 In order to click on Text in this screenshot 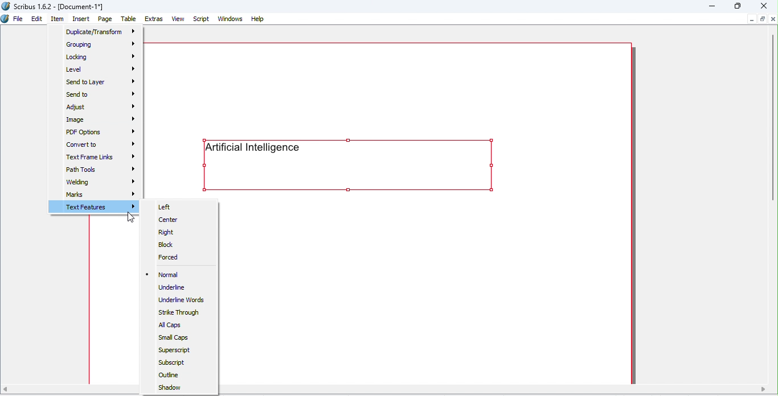, I will do `click(349, 164)`.